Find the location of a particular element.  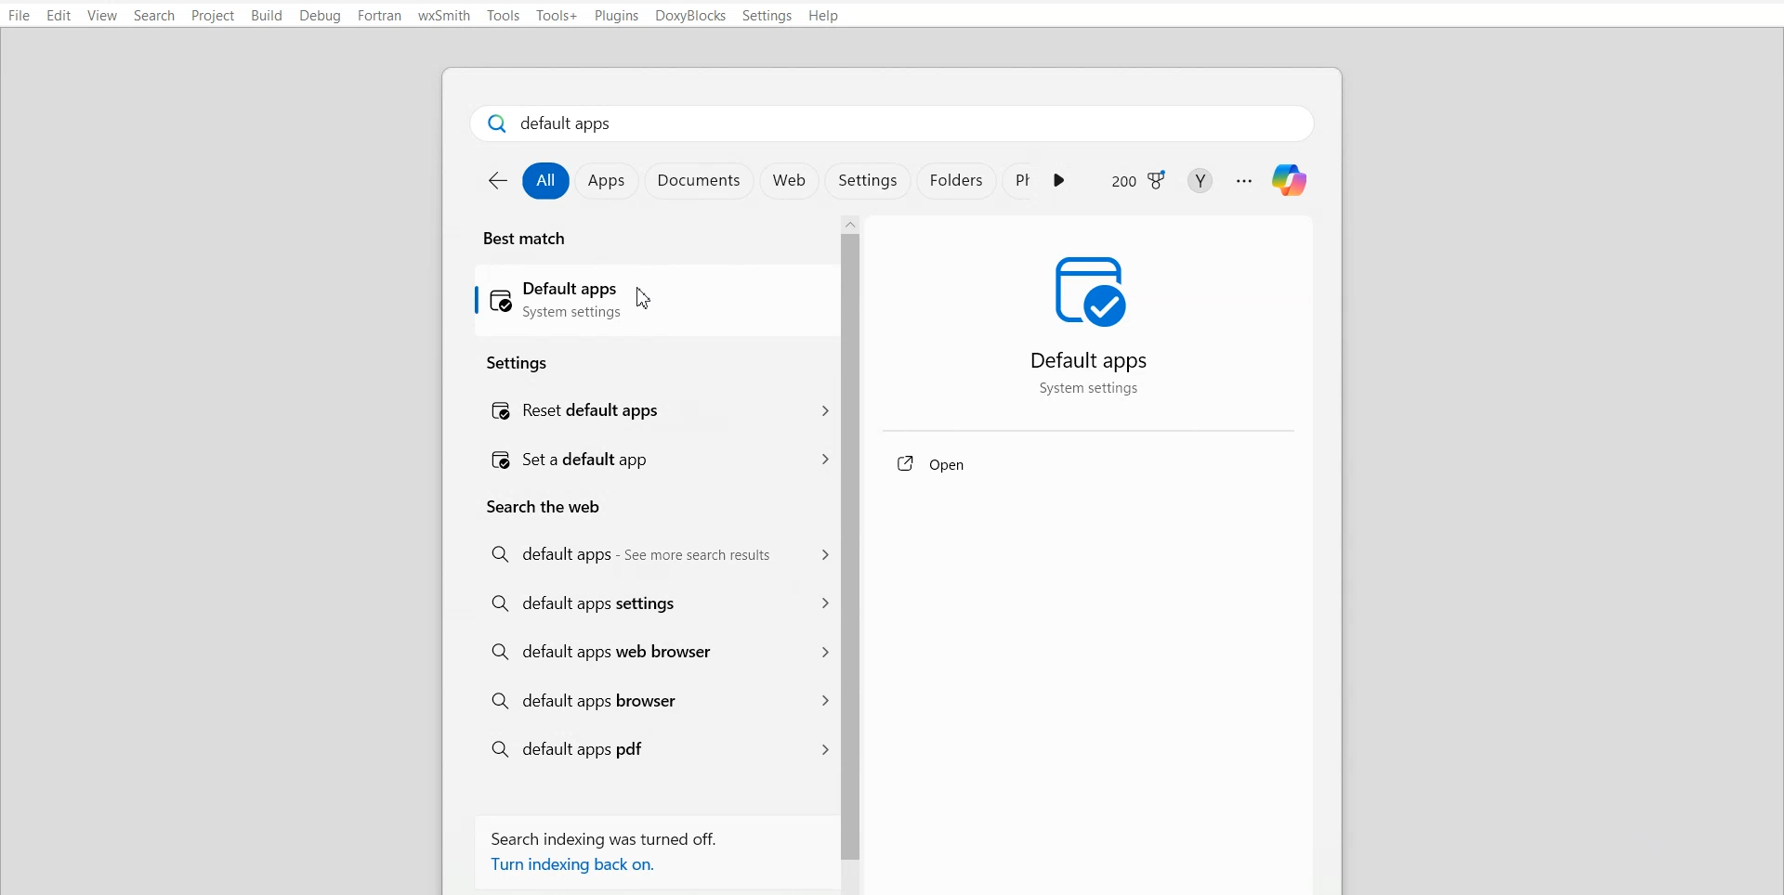

Menu is located at coordinates (819, 410).